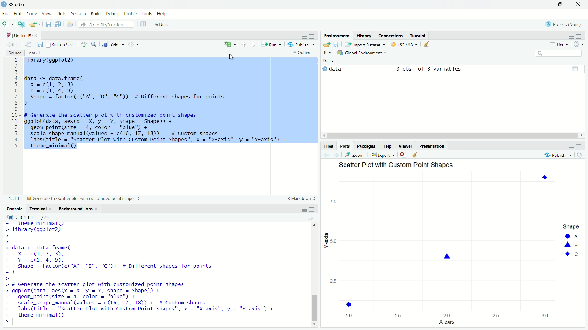 The height and width of the screenshot is (330, 588). I want to click on maximize, so click(579, 147).